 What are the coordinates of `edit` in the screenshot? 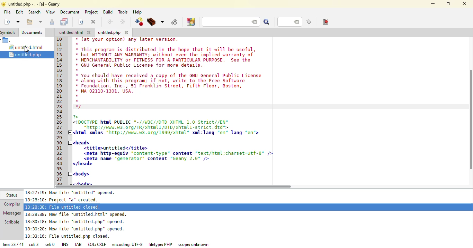 It's located at (20, 12).